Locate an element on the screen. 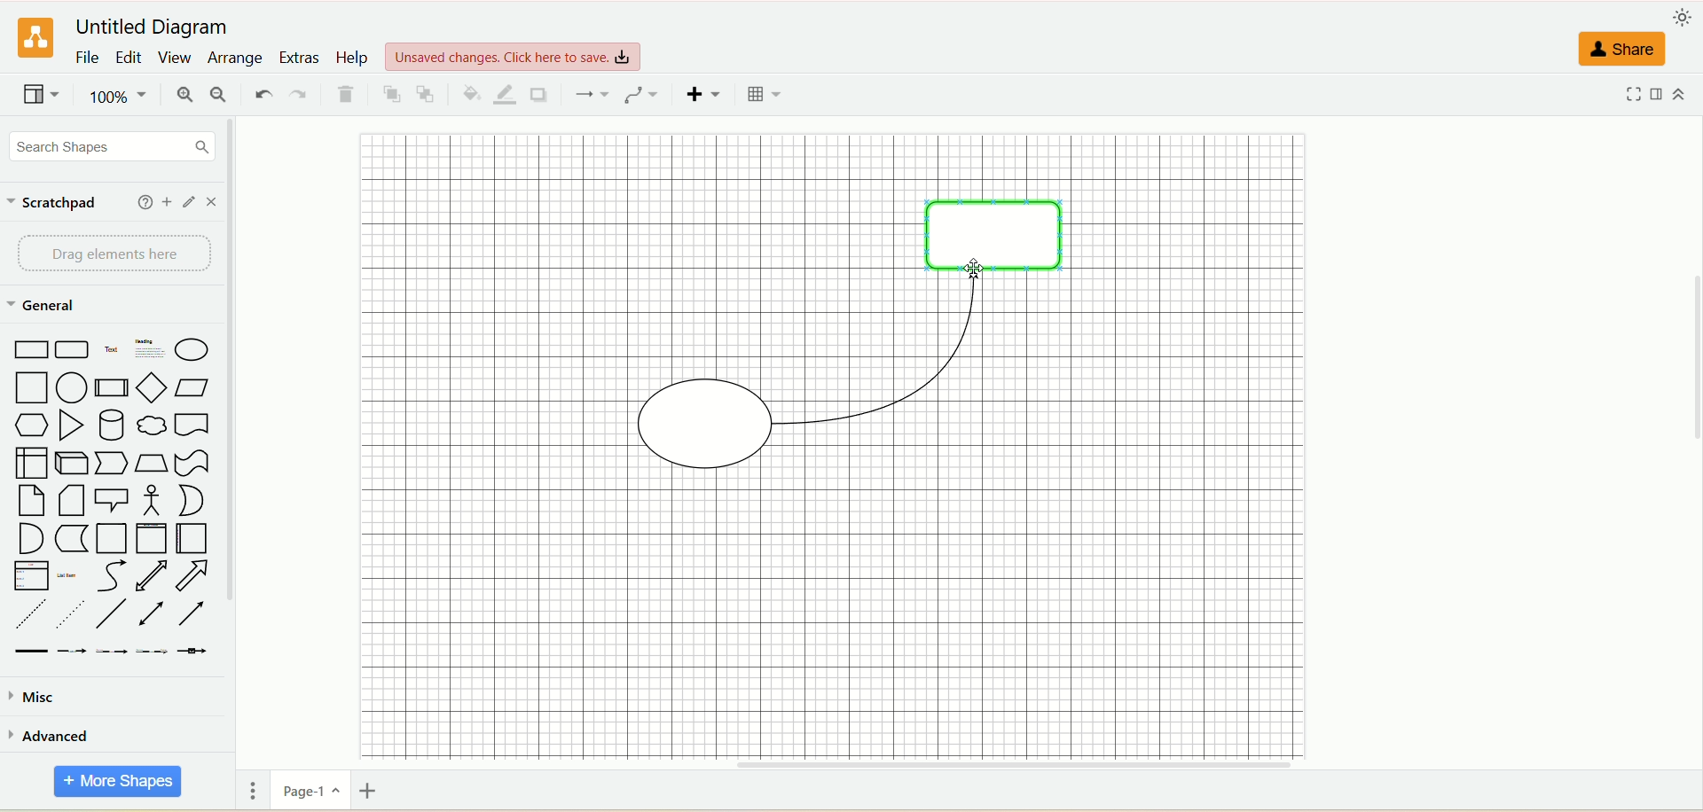 The image size is (1703, 812). table is located at coordinates (763, 95).